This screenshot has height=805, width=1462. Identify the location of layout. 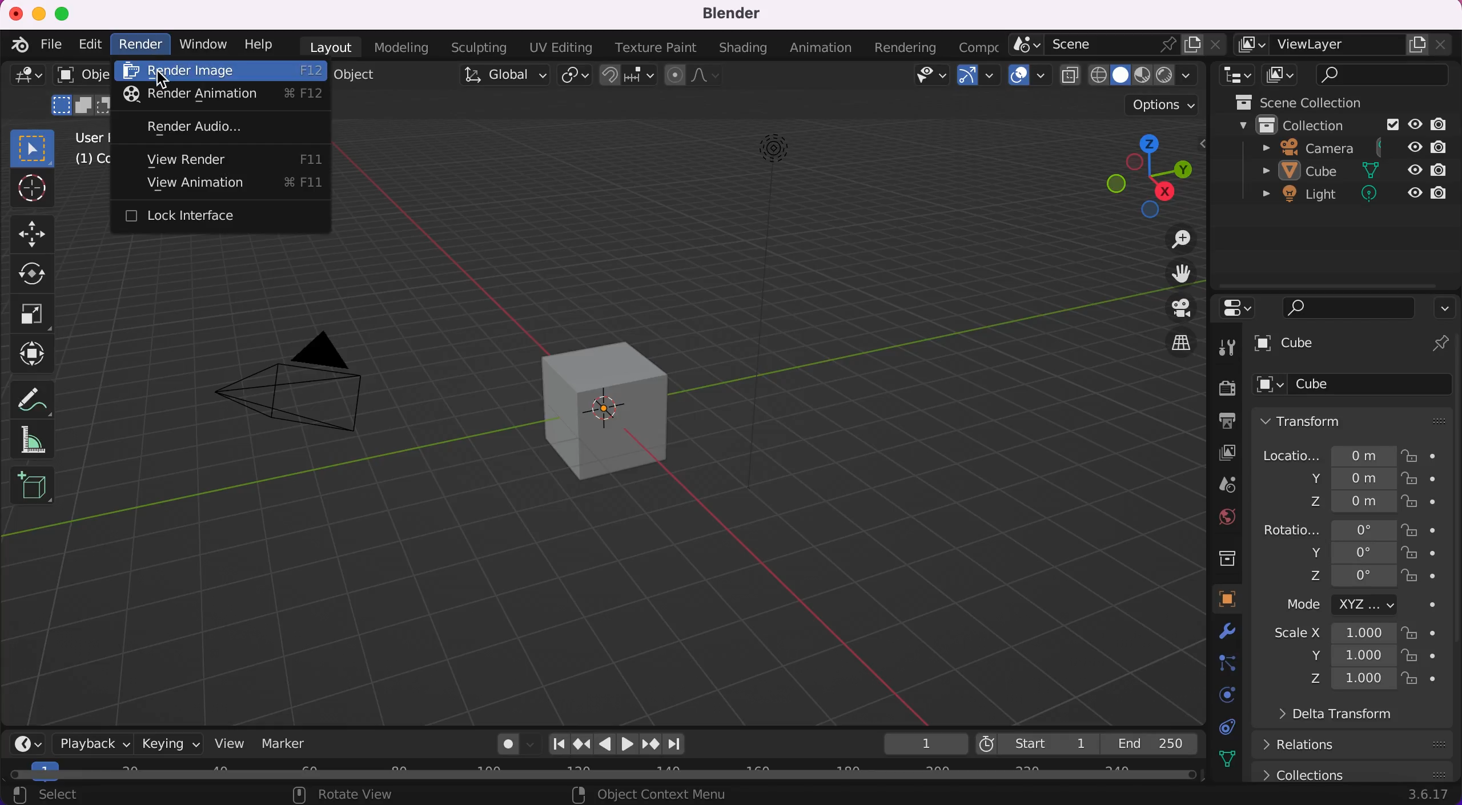
(327, 47).